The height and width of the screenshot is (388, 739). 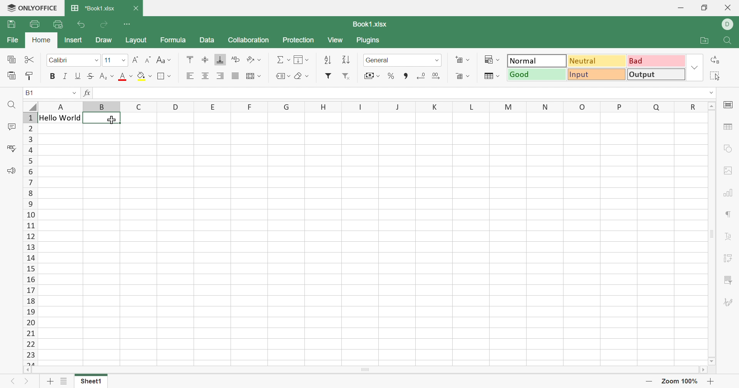 What do you see at coordinates (94, 8) in the screenshot?
I see `*Book1.xlsx` at bounding box center [94, 8].